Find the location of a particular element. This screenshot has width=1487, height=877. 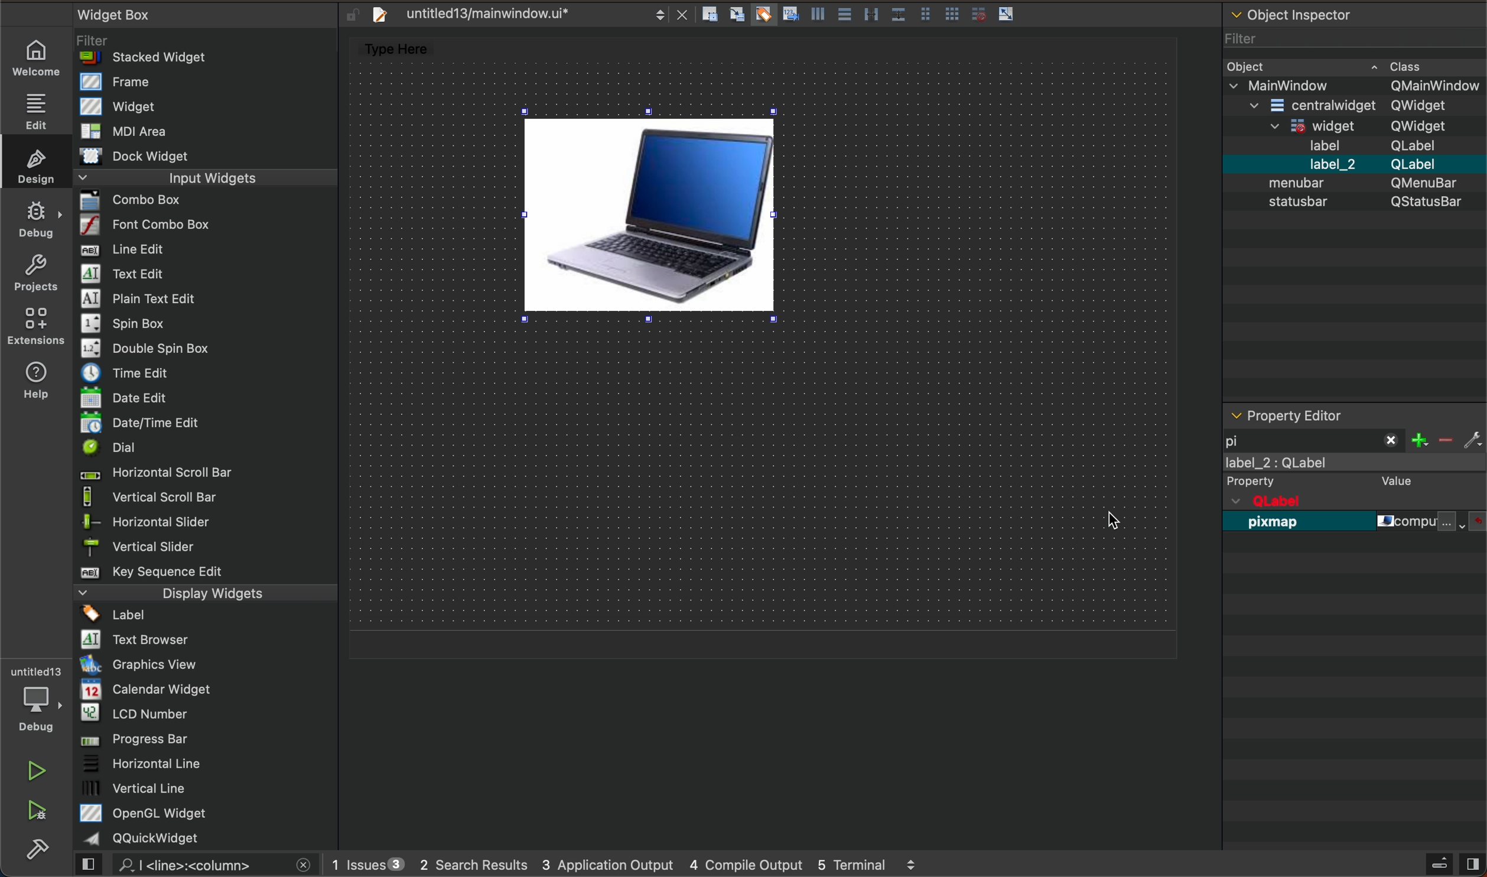

file name is located at coordinates (1425, 522).